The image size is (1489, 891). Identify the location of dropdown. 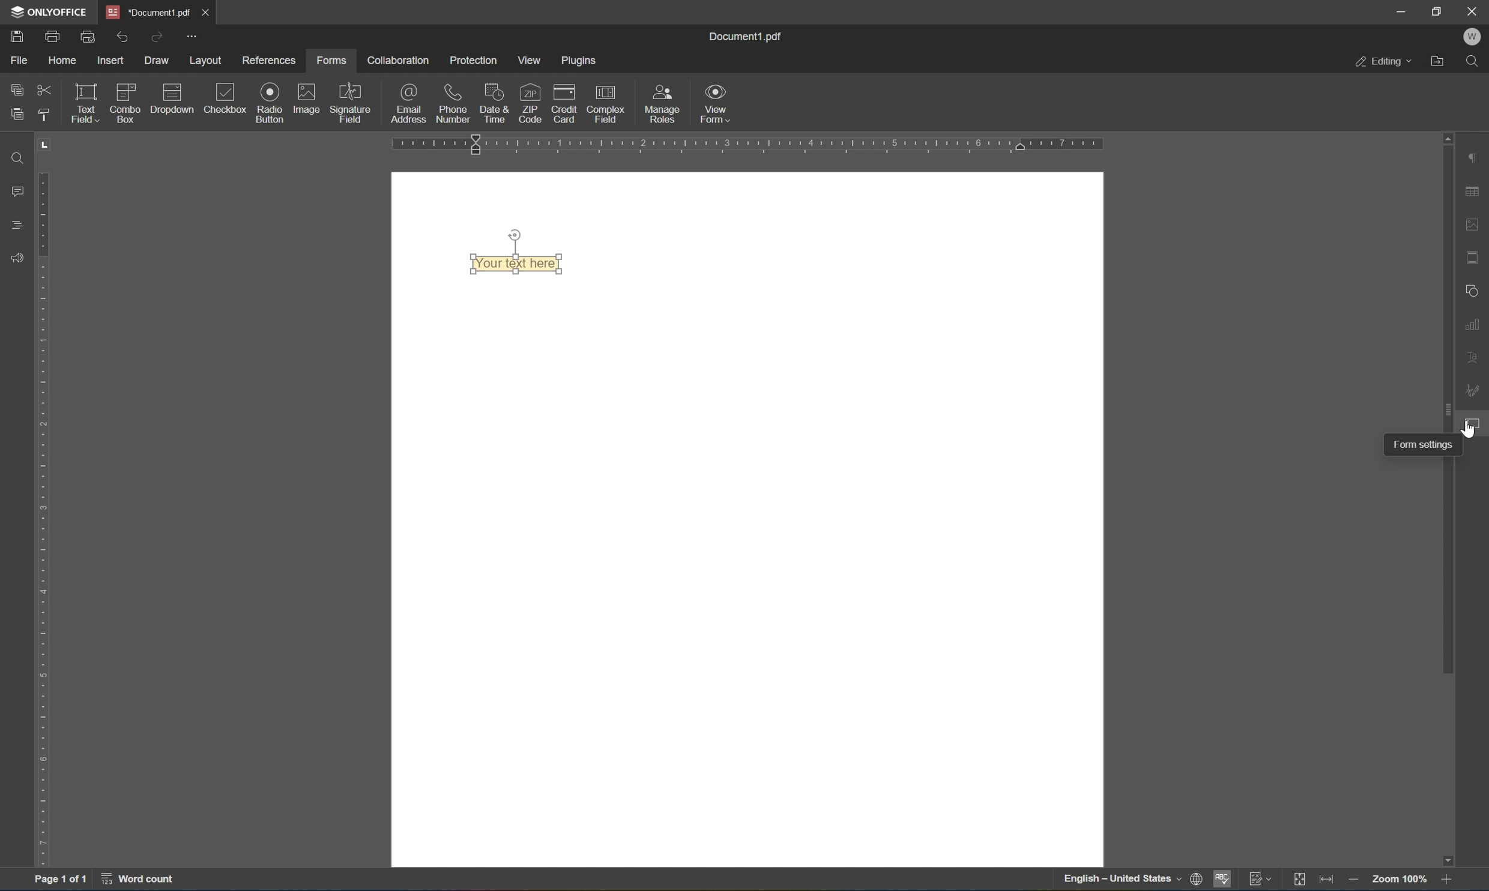
(173, 100).